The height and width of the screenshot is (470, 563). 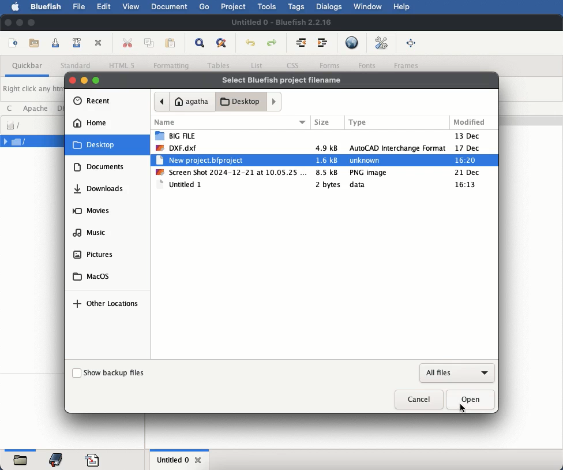 I want to click on back, so click(x=160, y=102).